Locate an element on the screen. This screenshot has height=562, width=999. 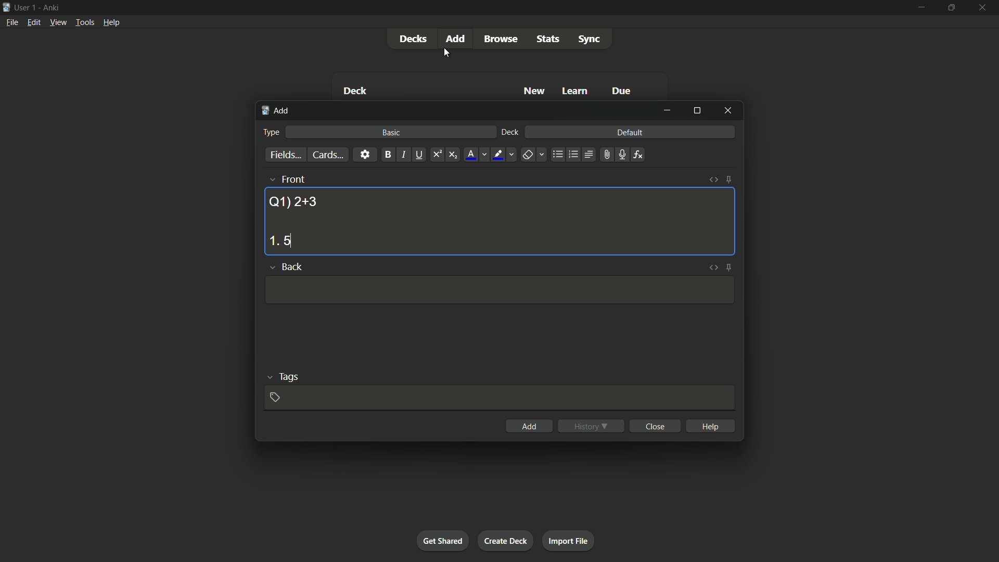
highlight text is located at coordinates (496, 155).